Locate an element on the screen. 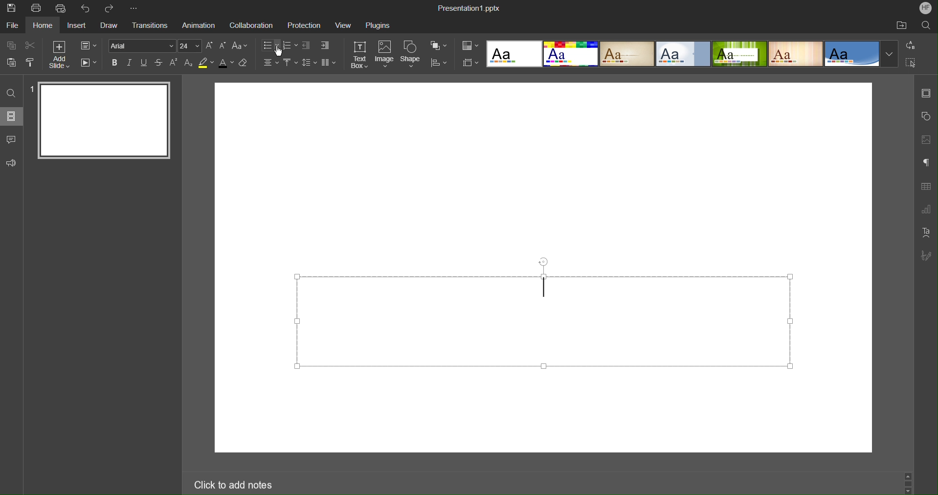 The image size is (938, 495). Slides is located at coordinates (12, 117).